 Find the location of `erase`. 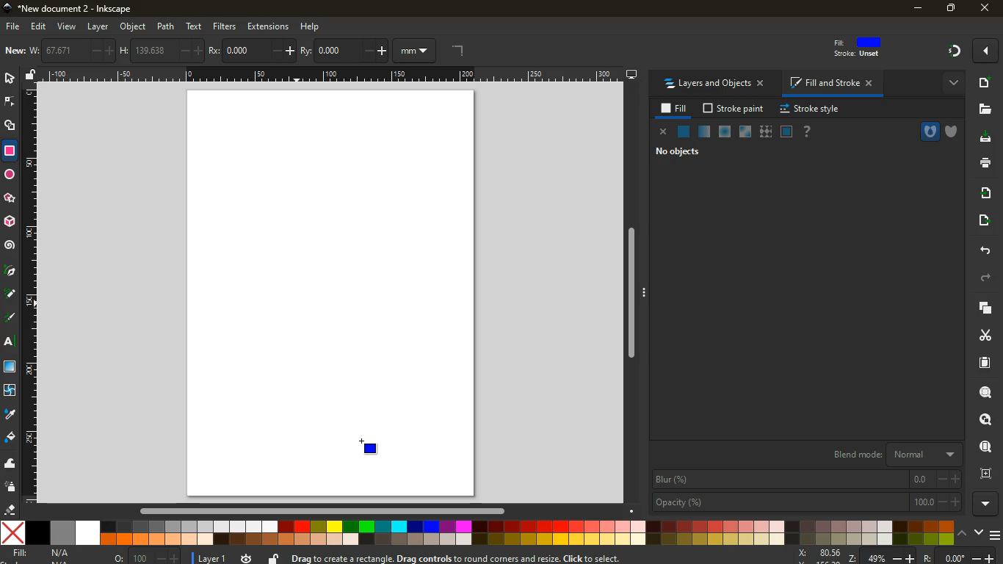

erase is located at coordinates (10, 509).